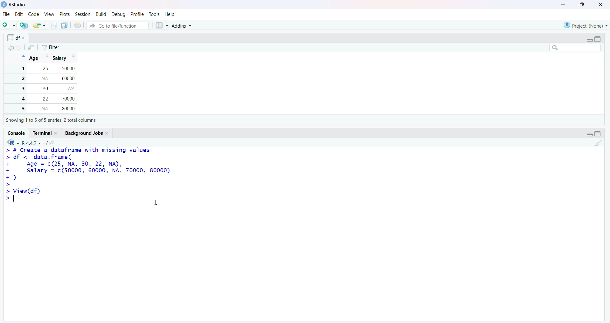 This screenshot has width=610, height=323. Describe the element at coordinates (573, 47) in the screenshot. I see `Search bar` at that location.